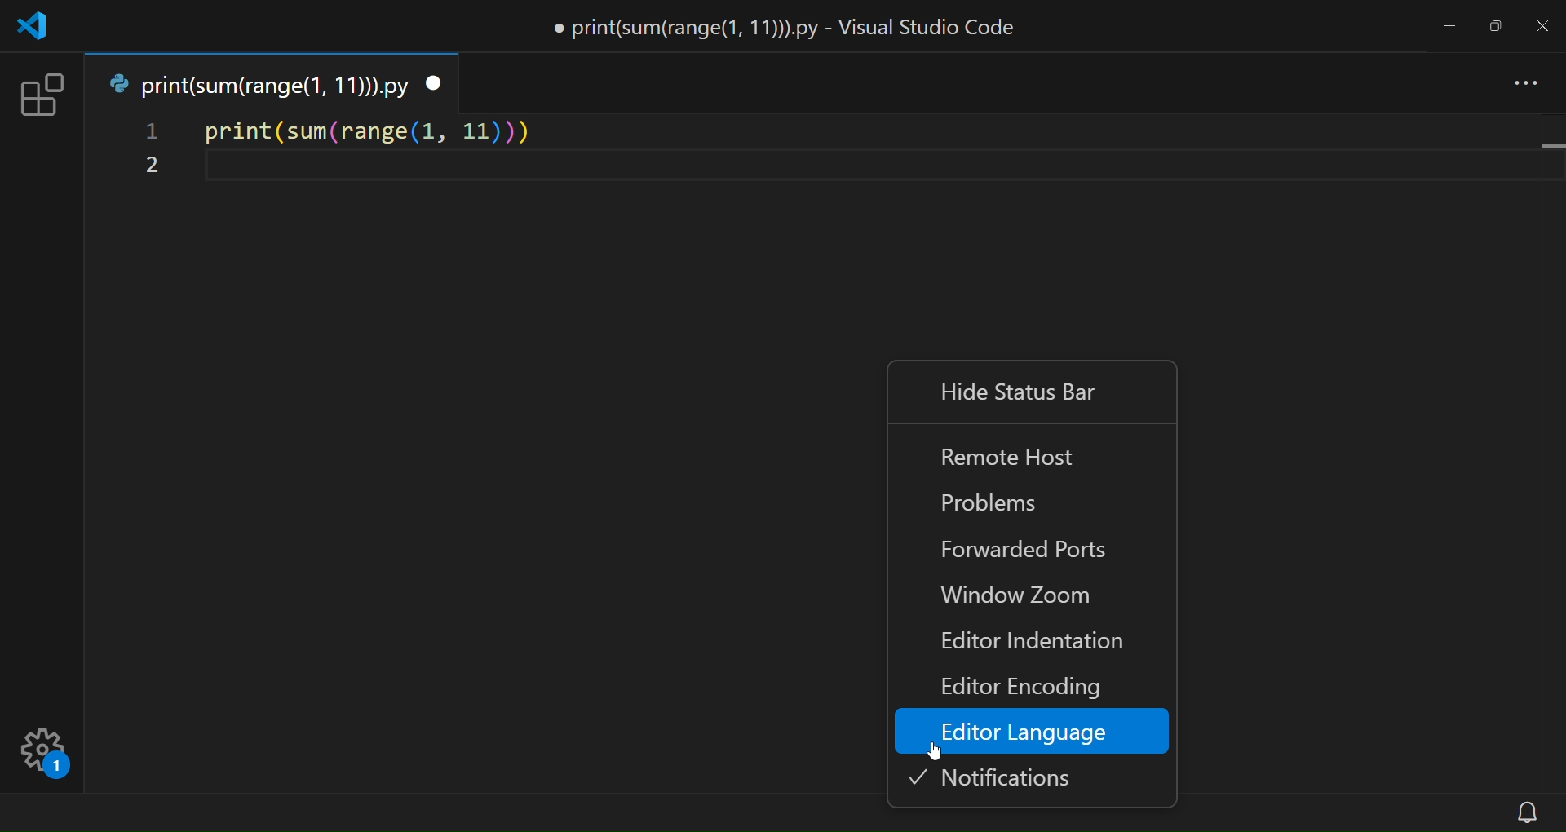  I want to click on problems, so click(1003, 506).